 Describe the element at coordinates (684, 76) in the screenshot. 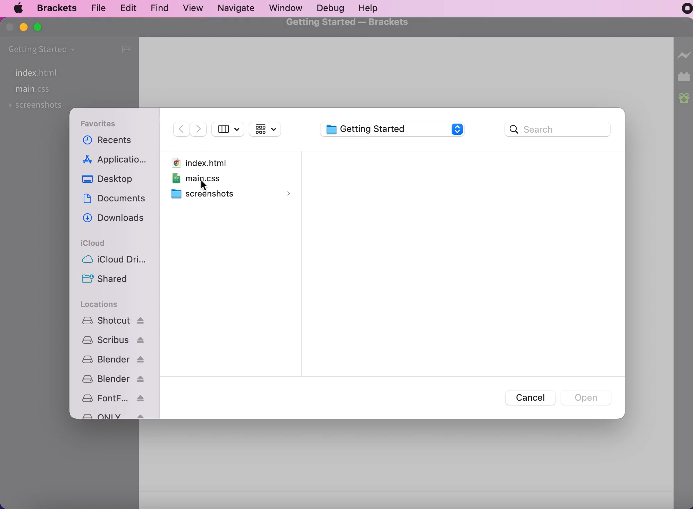

I see `extension manager` at that location.